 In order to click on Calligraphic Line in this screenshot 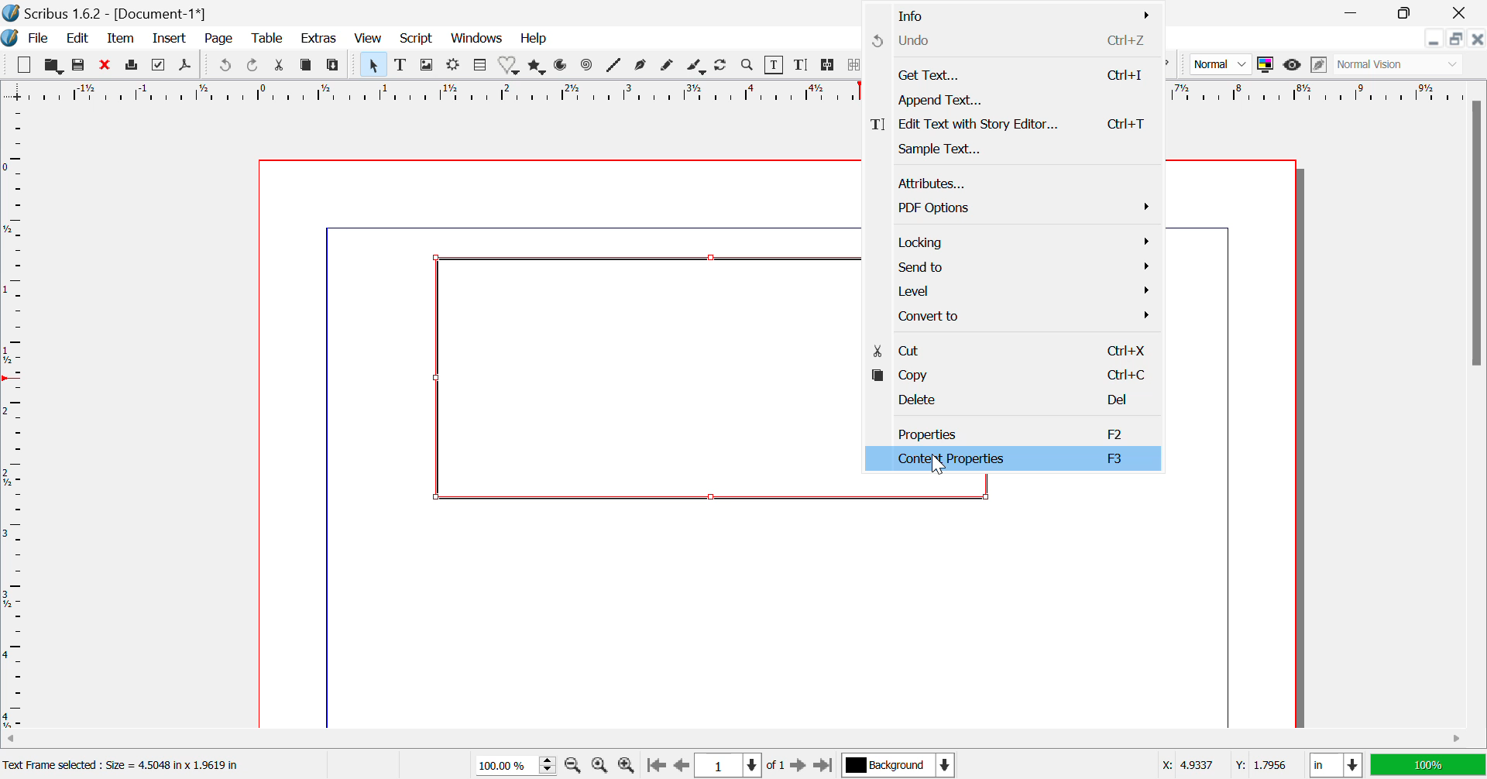, I will do `click(695, 67)`.